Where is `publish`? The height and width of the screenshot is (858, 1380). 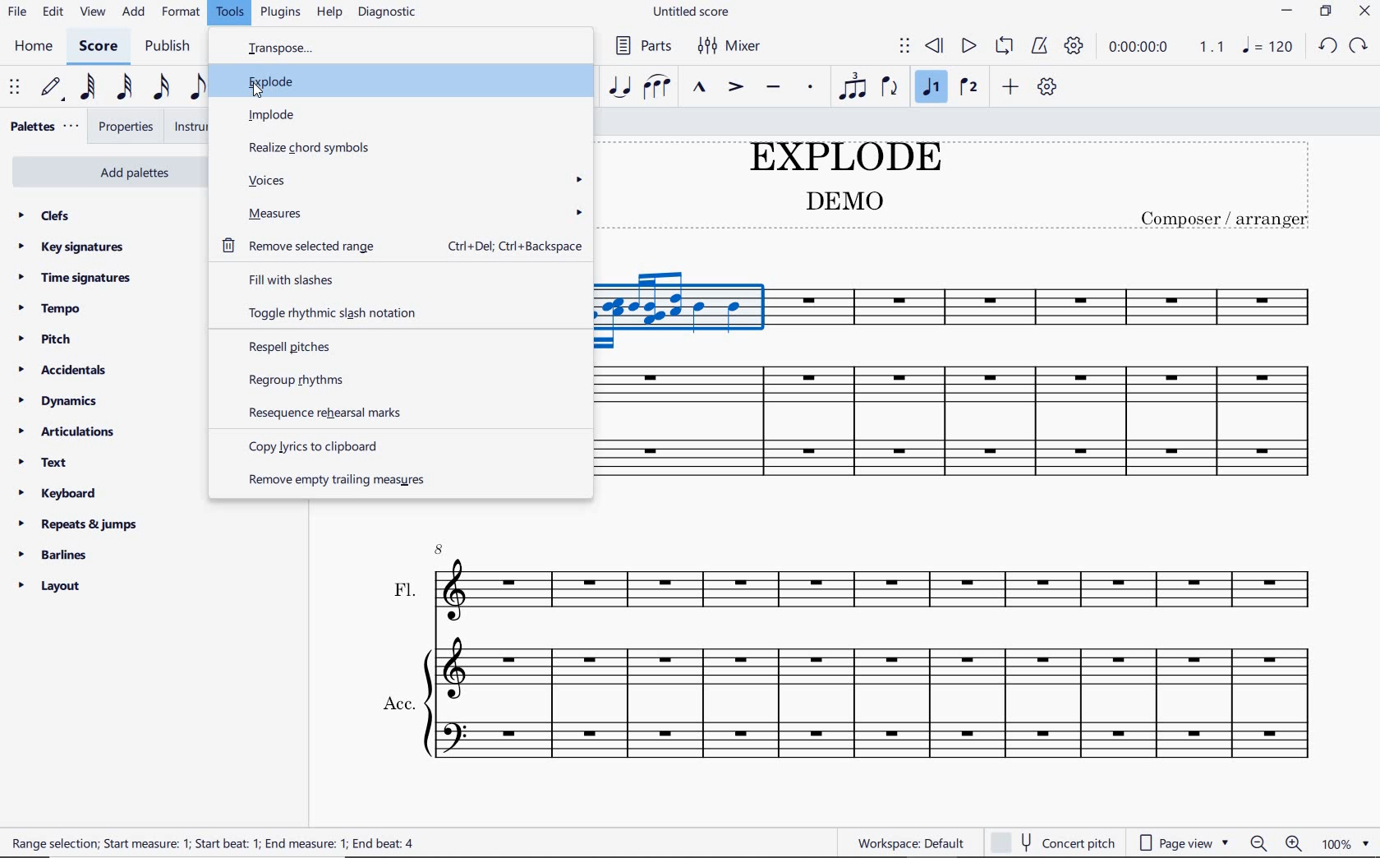 publish is located at coordinates (168, 46).